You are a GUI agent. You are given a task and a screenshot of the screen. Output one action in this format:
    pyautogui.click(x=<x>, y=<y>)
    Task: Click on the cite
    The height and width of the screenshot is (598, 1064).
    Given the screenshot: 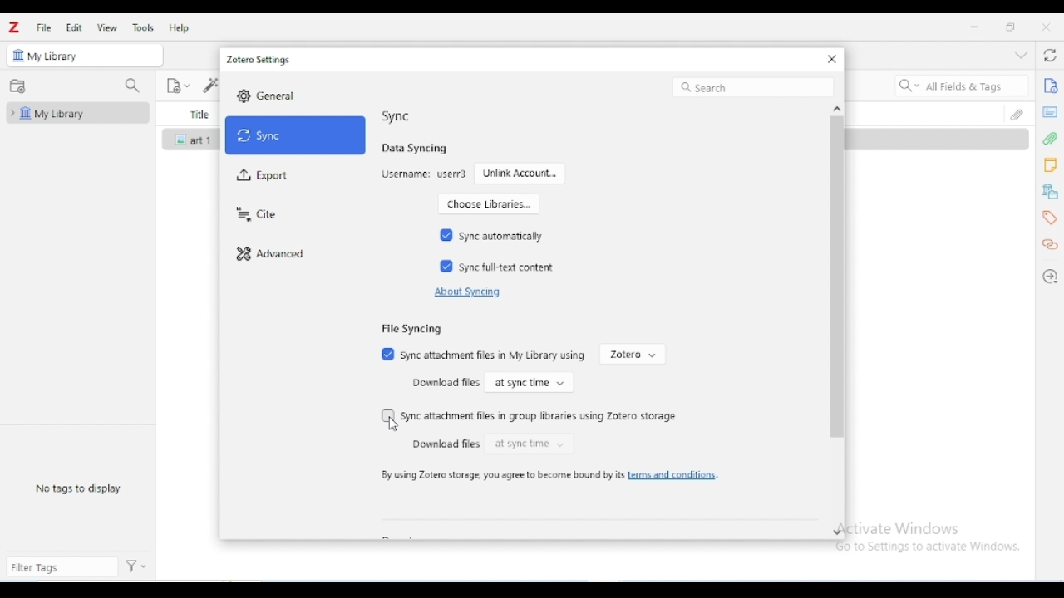 What is the action you would take?
    pyautogui.click(x=255, y=215)
    